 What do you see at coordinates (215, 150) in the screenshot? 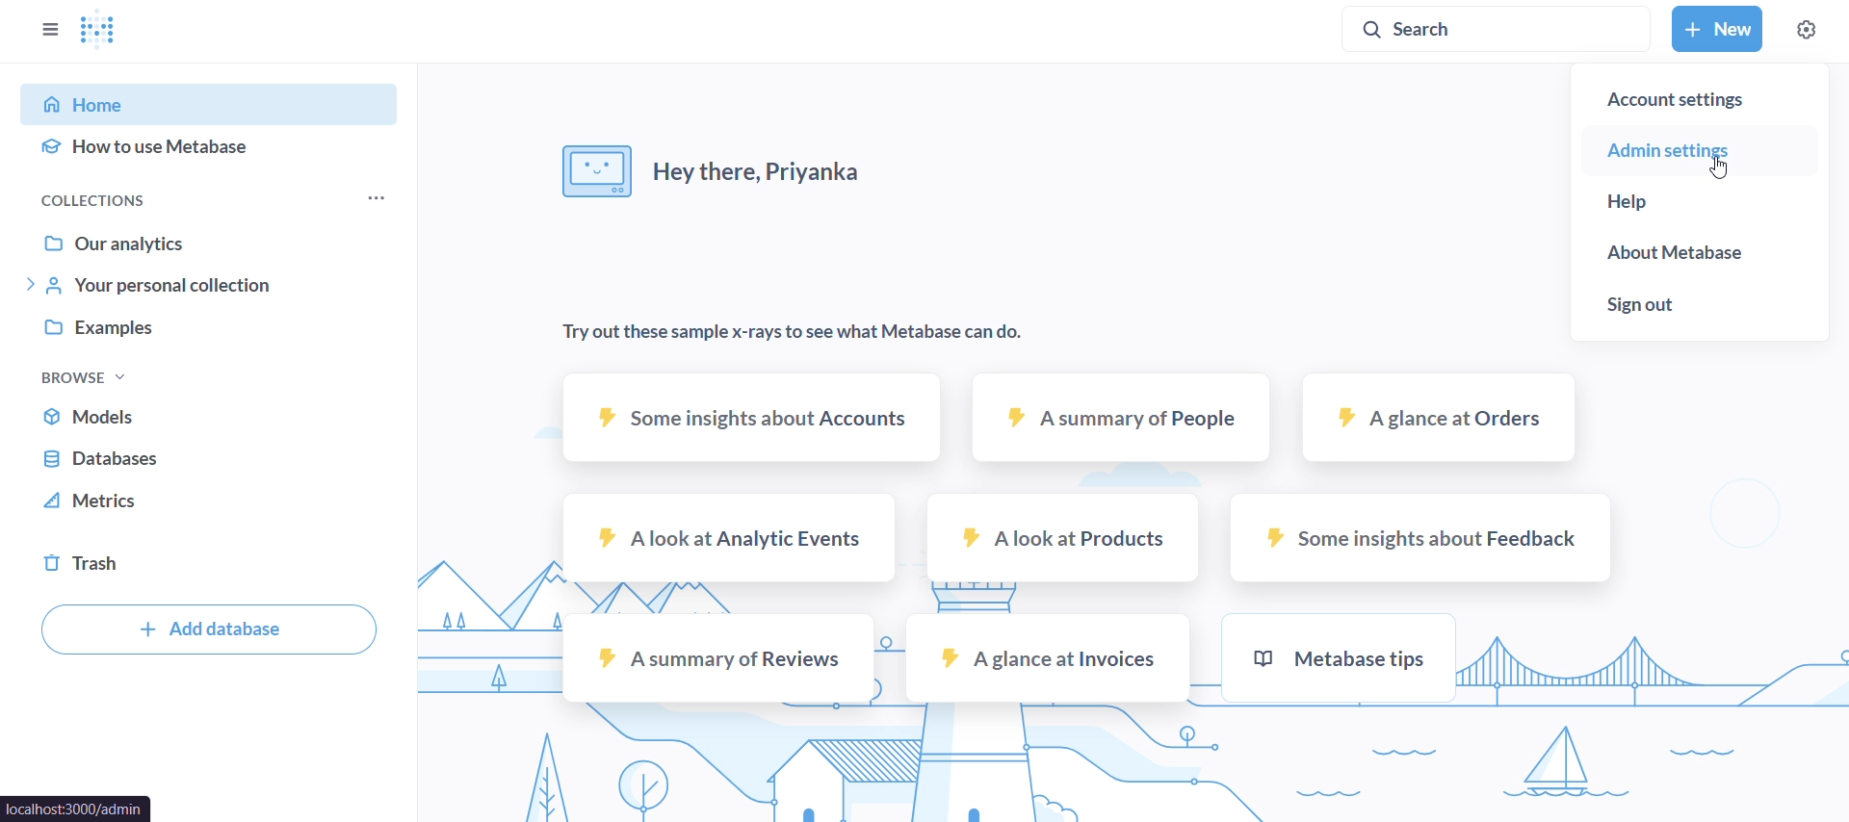
I see `how to use metabase` at bounding box center [215, 150].